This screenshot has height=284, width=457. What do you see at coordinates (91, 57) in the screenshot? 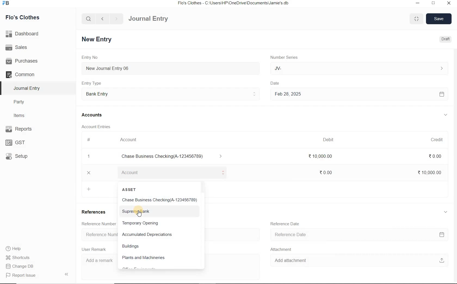
I see `Entry No` at bounding box center [91, 57].